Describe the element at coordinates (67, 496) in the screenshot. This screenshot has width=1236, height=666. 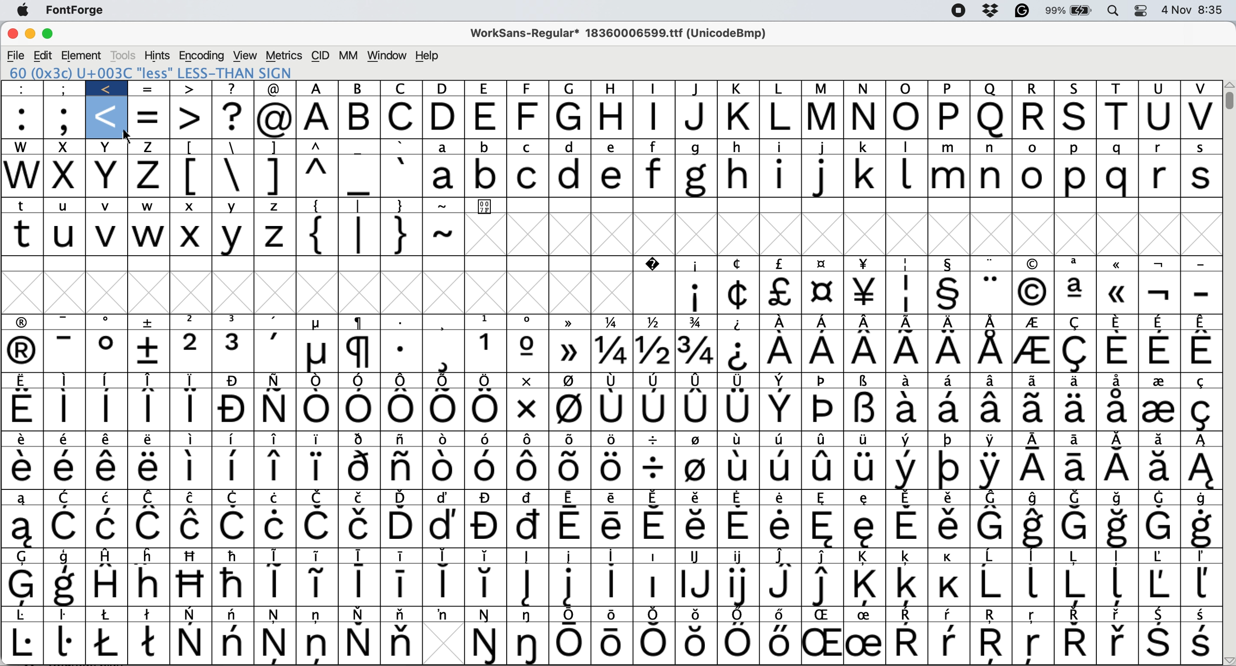
I see `symbol` at that location.